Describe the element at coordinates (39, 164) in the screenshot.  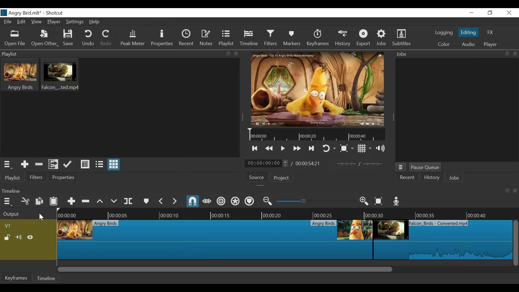
I see `Remove cut` at that location.